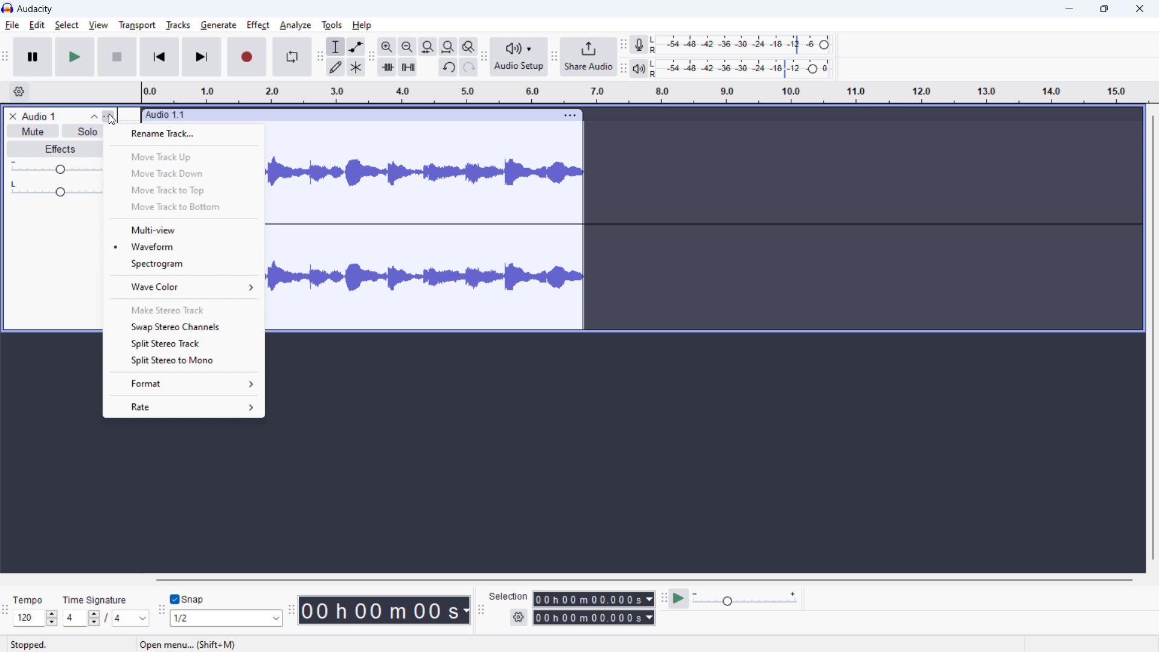 The width and height of the screenshot is (1159, 652). What do you see at coordinates (183, 327) in the screenshot?
I see `swap stereo channels` at bounding box center [183, 327].